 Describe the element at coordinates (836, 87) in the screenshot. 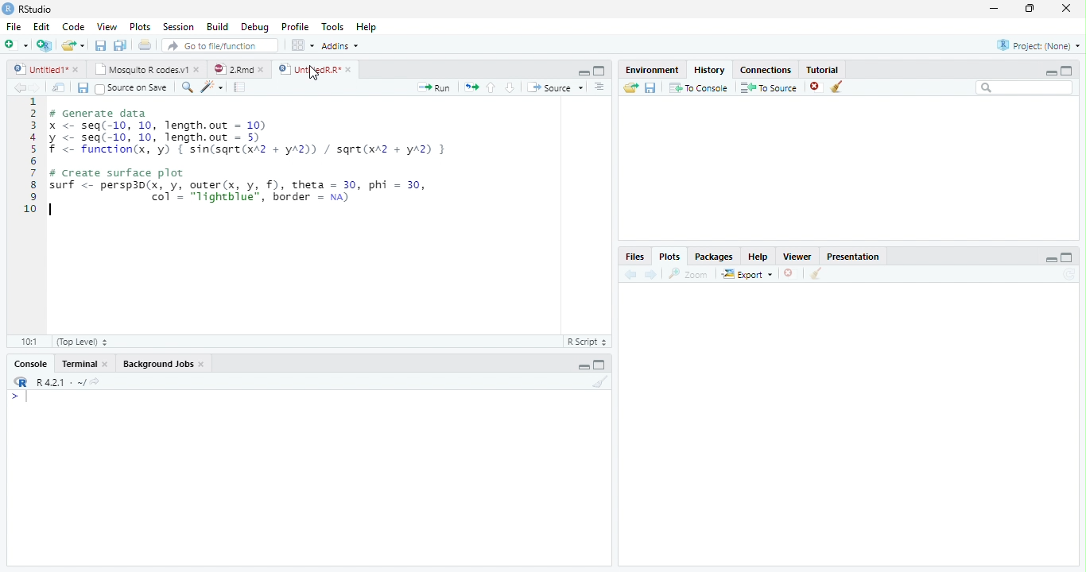

I see `Clear all history entries` at that location.